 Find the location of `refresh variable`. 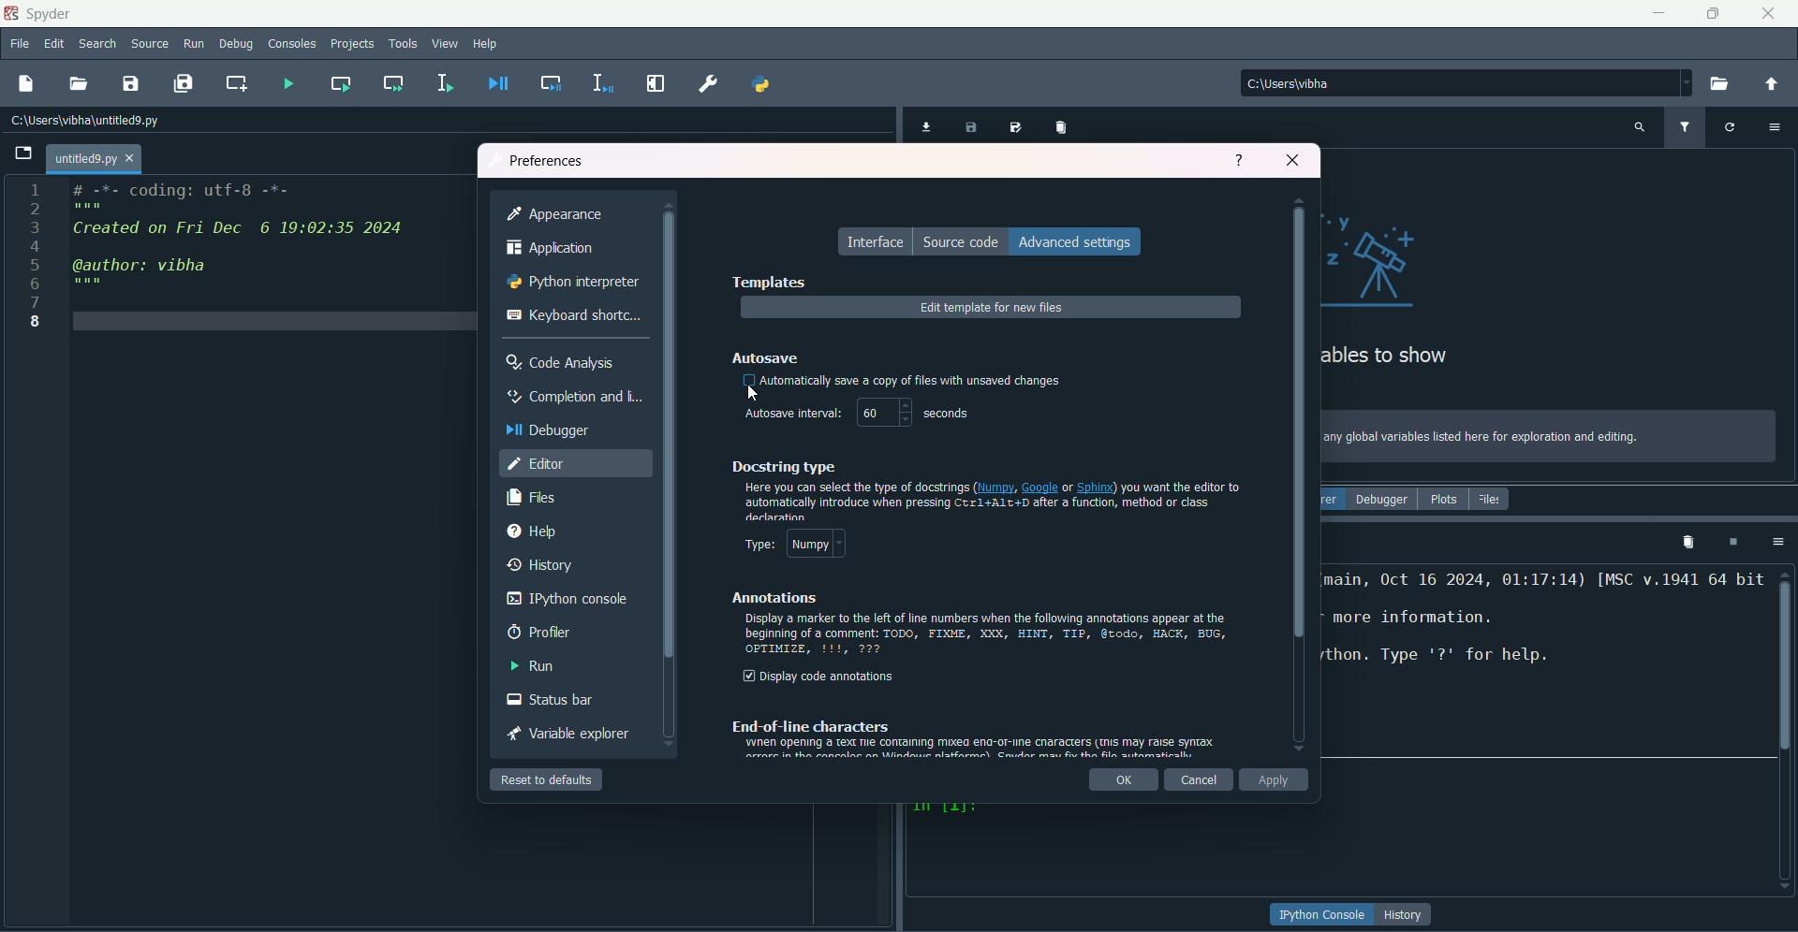

refresh variable is located at coordinates (1730, 125).